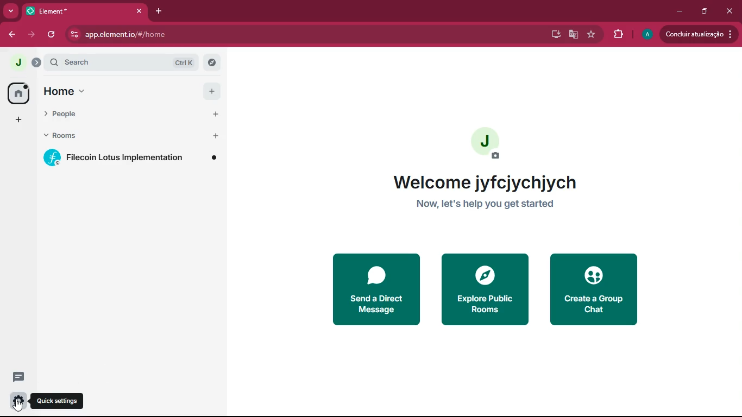  What do you see at coordinates (56, 401) in the screenshot?
I see `quick settings` at bounding box center [56, 401].